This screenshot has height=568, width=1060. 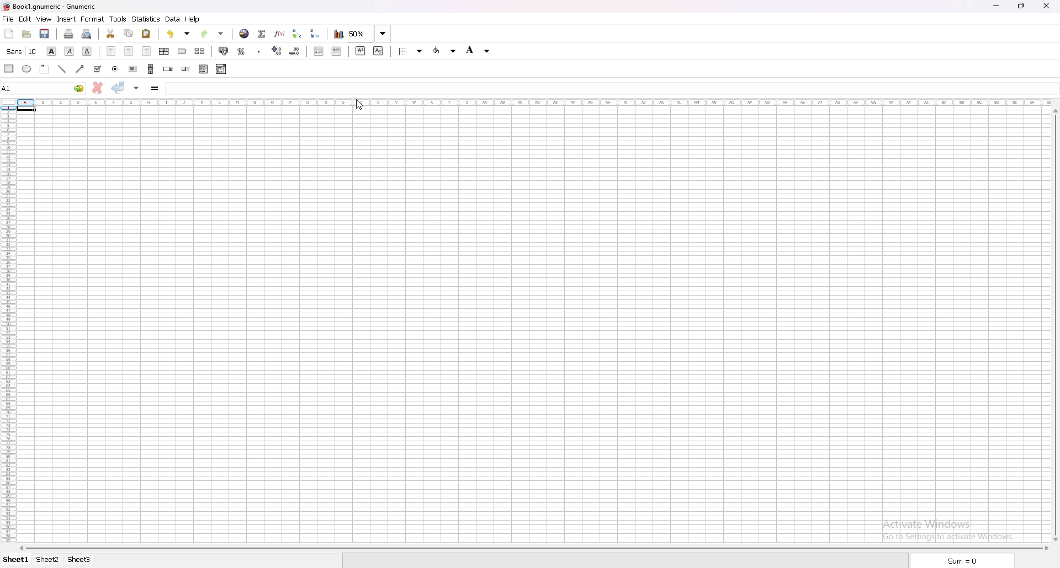 What do you see at coordinates (9, 69) in the screenshot?
I see `rectangle` at bounding box center [9, 69].